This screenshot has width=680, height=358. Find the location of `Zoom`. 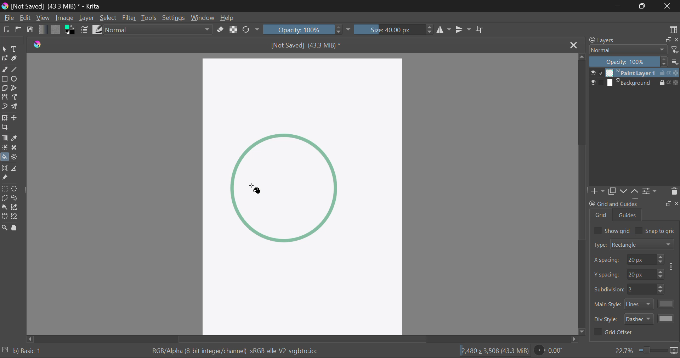

Zoom is located at coordinates (646, 351).